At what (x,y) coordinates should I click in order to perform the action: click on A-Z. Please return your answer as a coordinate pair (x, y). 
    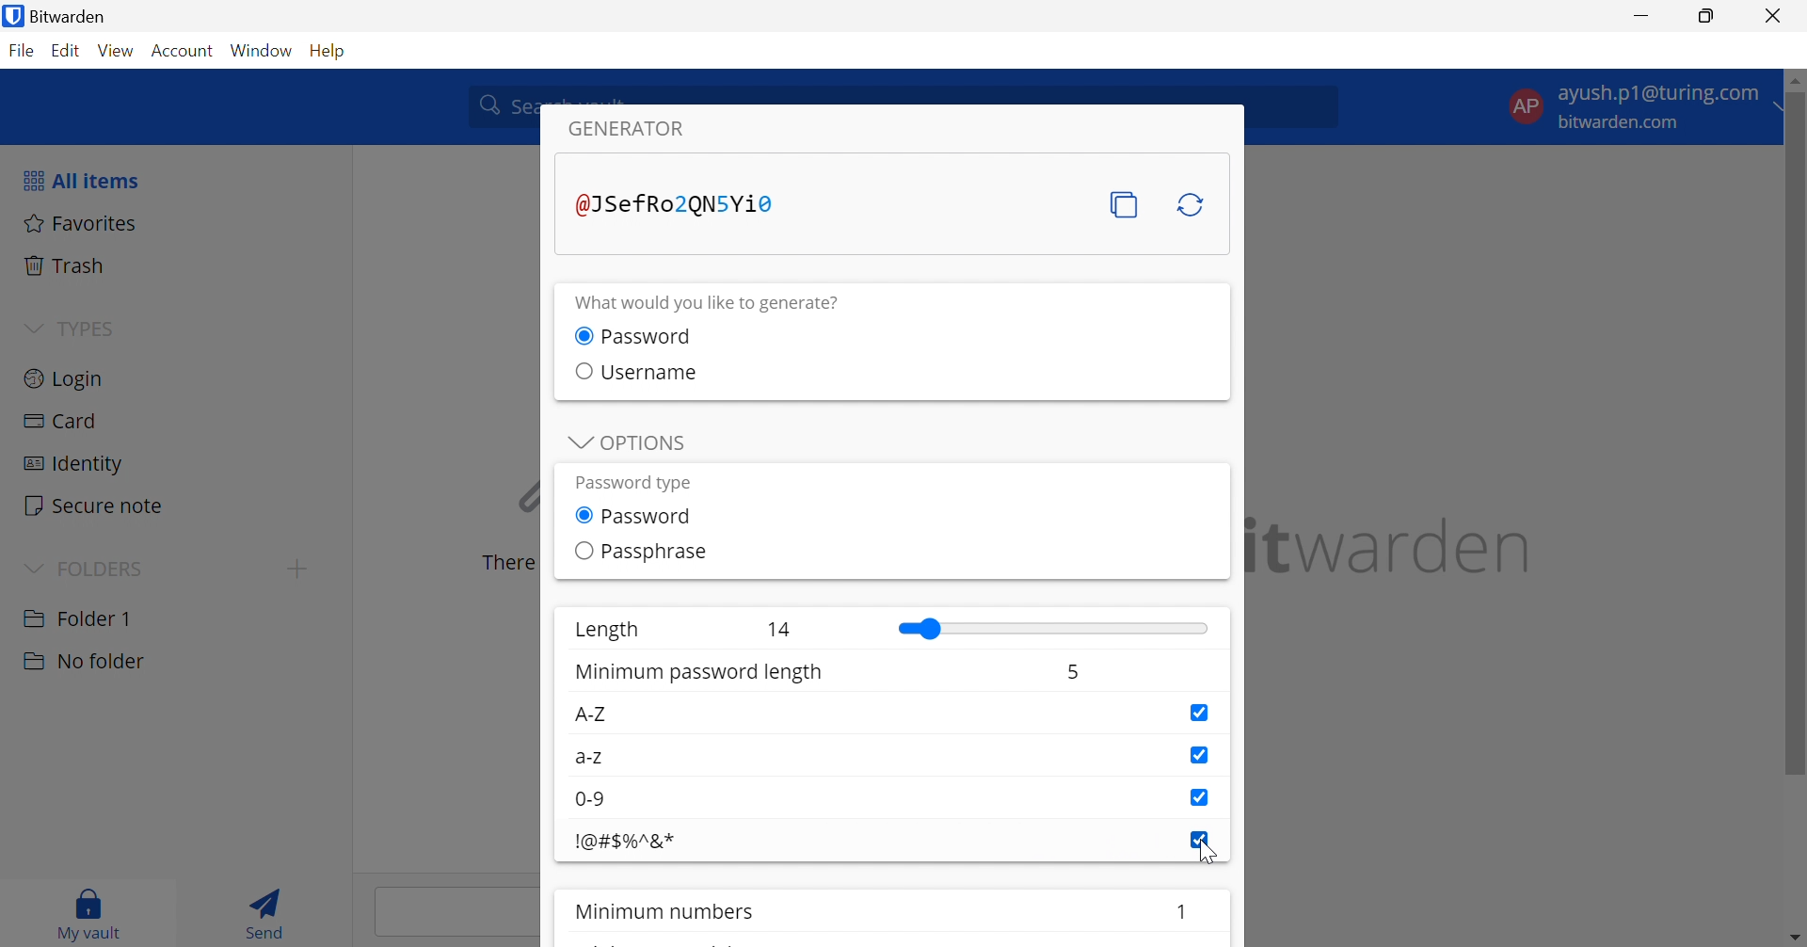
    Looking at the image, I should click on (590, 715).